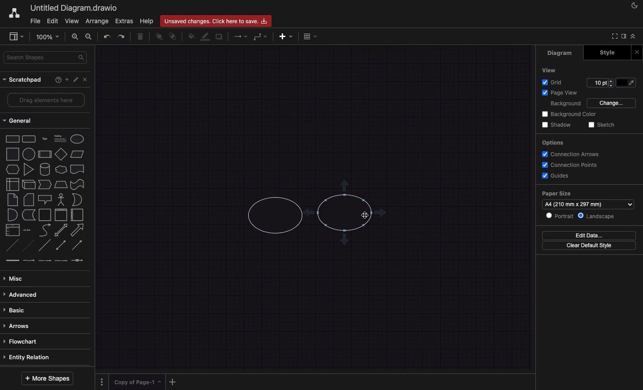 The height and width of the screenshot is (390, 643). I want to click on circle, so click(344, 213).